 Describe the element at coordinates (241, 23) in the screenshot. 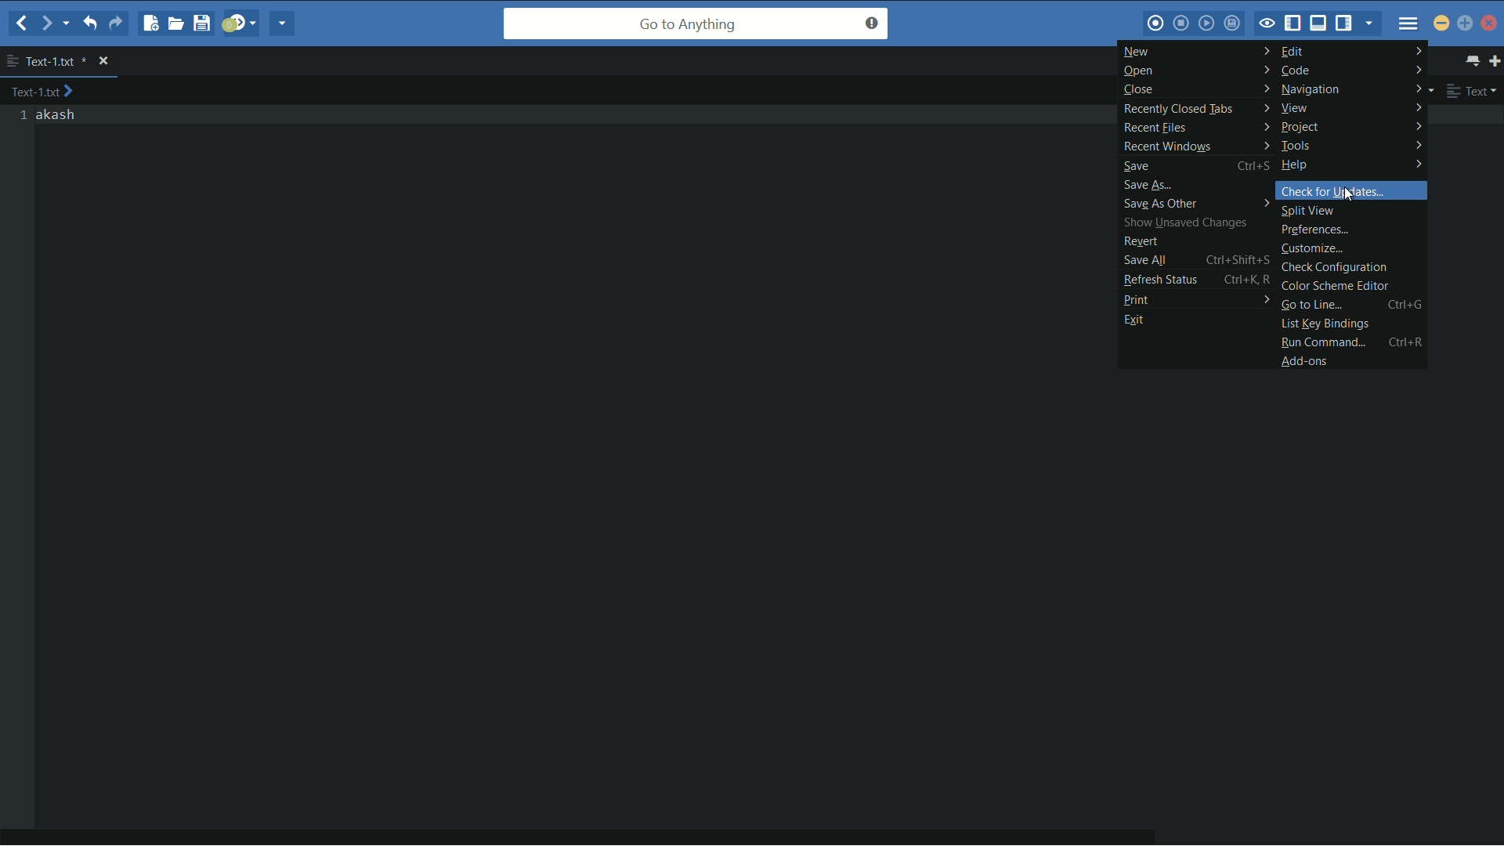

I see `jump to next syntax checking result` at that location.